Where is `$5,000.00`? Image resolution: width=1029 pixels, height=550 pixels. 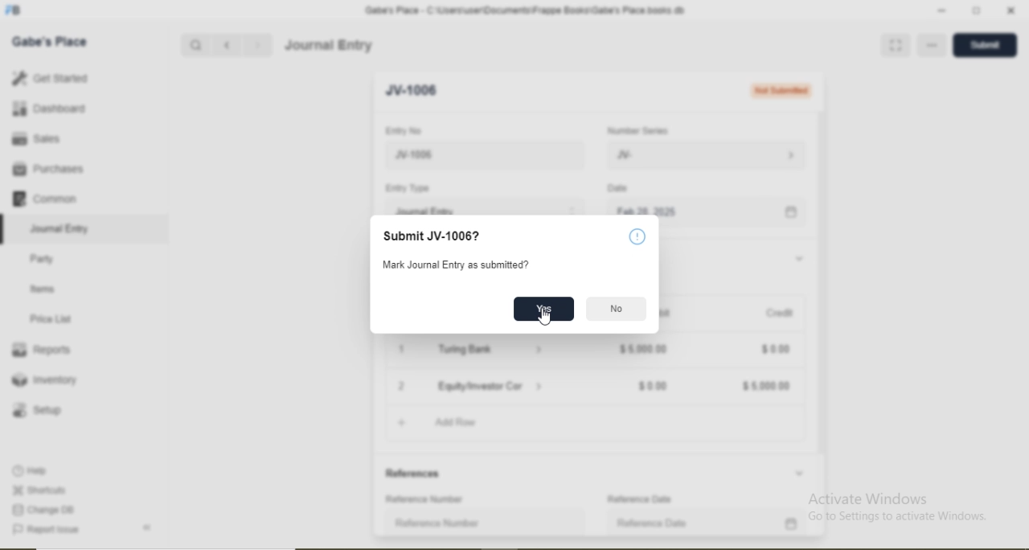
$5,000.00 is located at coordinates (643, 348).